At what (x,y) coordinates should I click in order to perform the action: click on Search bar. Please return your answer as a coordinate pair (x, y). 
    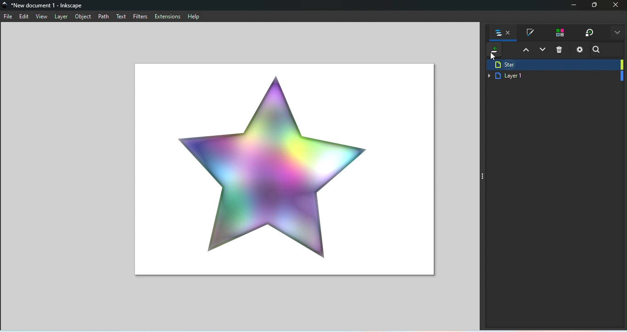
    Looking at the image, I should click on (599, 50).